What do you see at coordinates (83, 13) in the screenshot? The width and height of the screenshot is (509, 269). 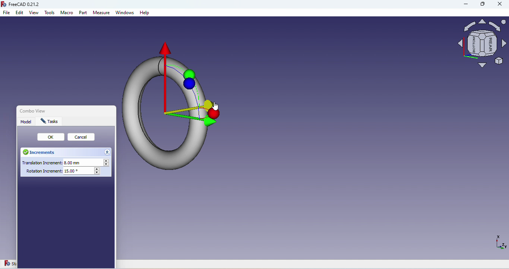 I see `Part` at bounding box center [83, 13].